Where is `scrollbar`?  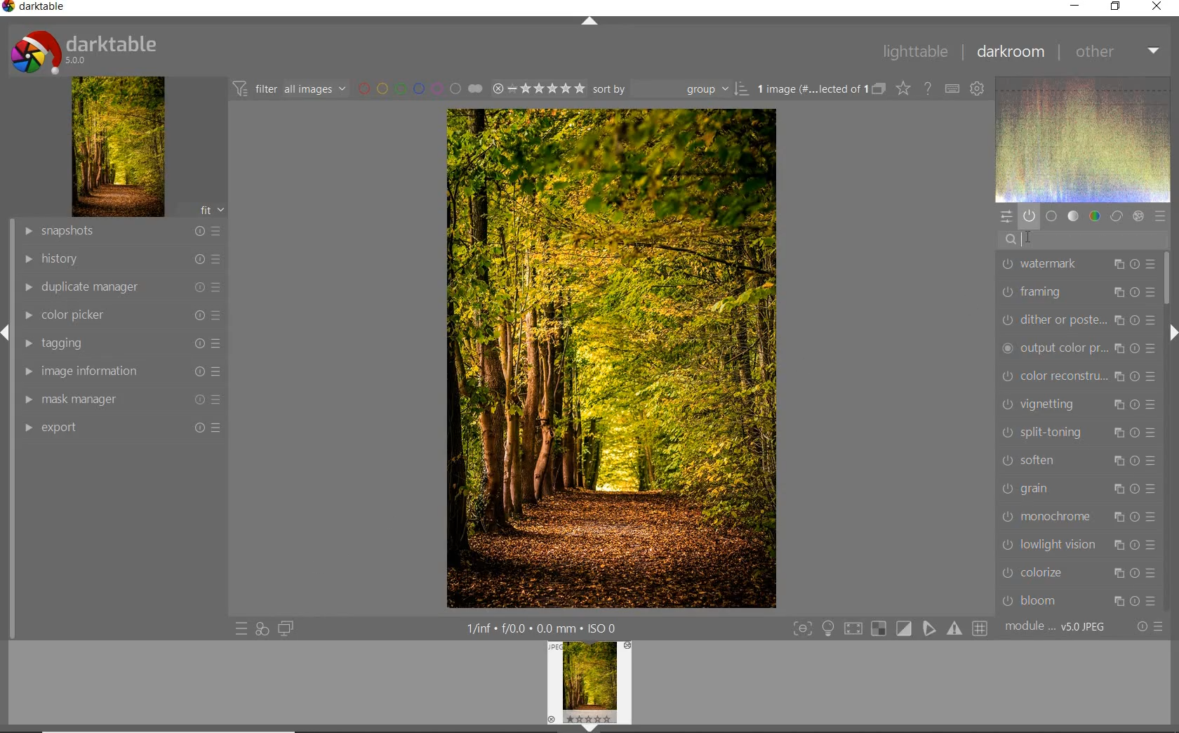 scrollbar is located at coordinates (1168, 279).